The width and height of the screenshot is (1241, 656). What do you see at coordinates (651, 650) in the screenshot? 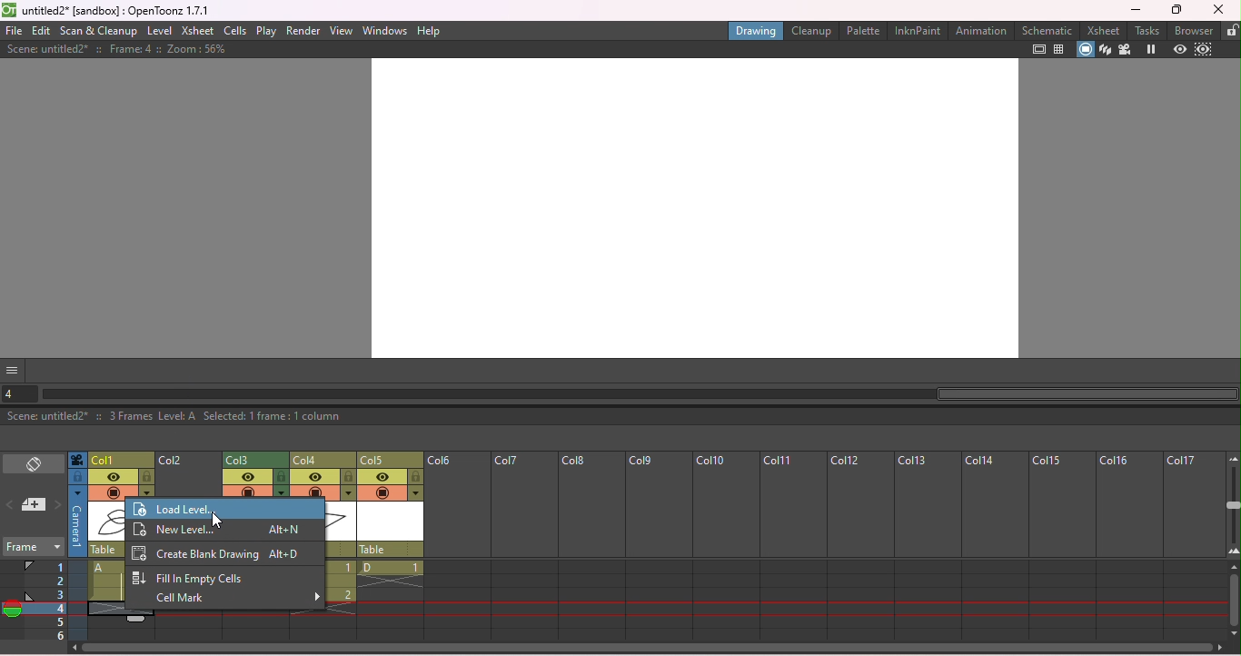
I see `Horizontal scroll bar` at bounding box center [651, 650].